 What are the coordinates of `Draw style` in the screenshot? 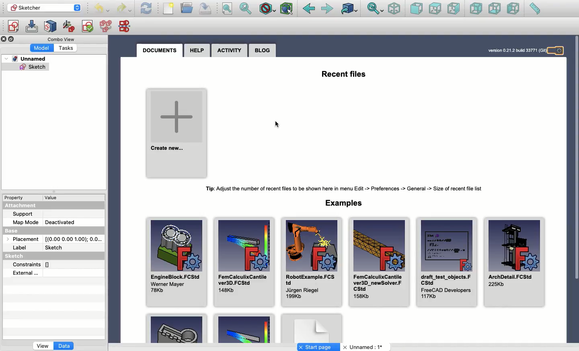 It's located at (268, 8).